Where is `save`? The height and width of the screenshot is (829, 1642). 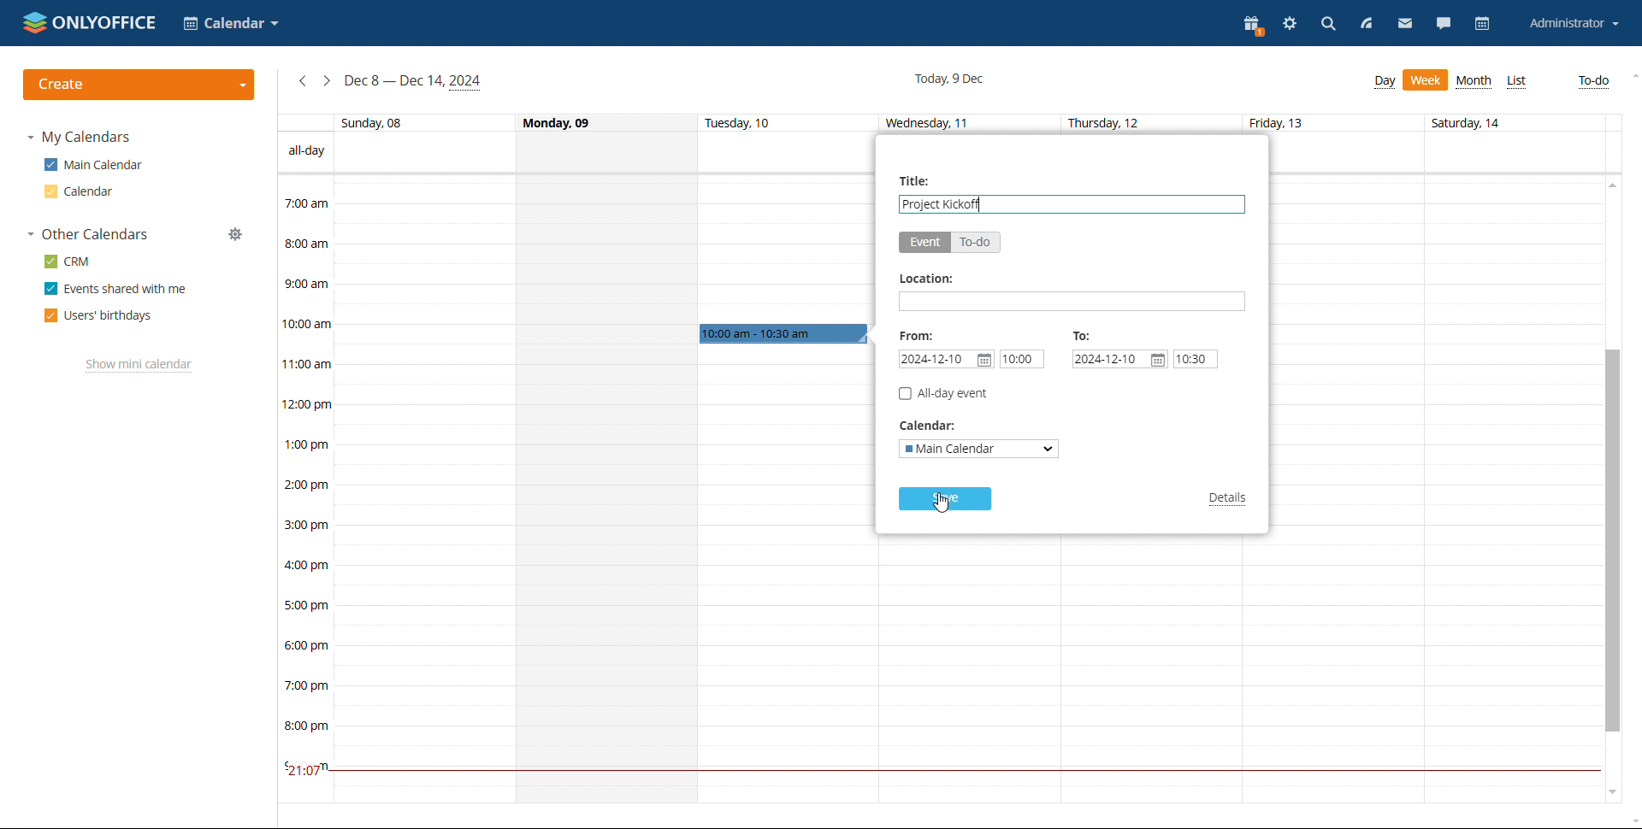
save is located at coordinates (945, 498).